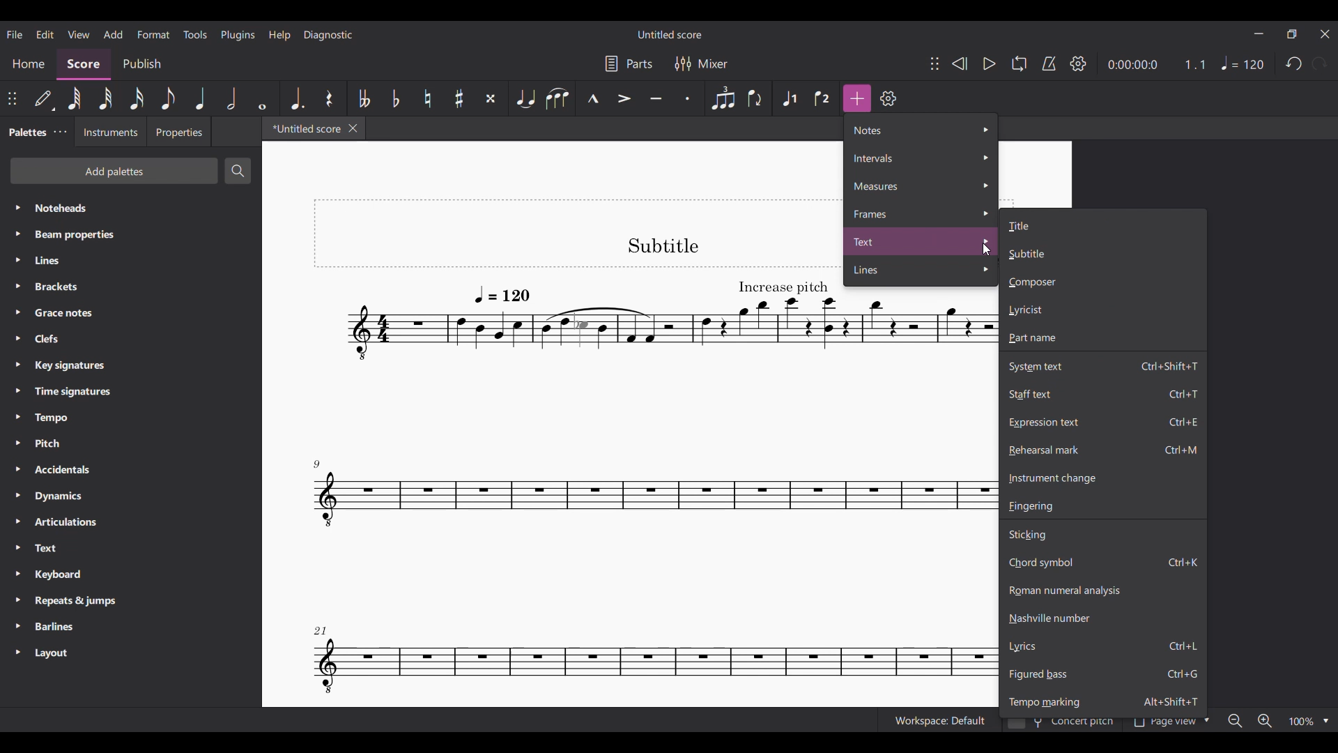 This screenshot has width=1338, height=753. Describe the element at coordinates (1103, 562) in the screenshot. I see `Chord symbol` at that location.